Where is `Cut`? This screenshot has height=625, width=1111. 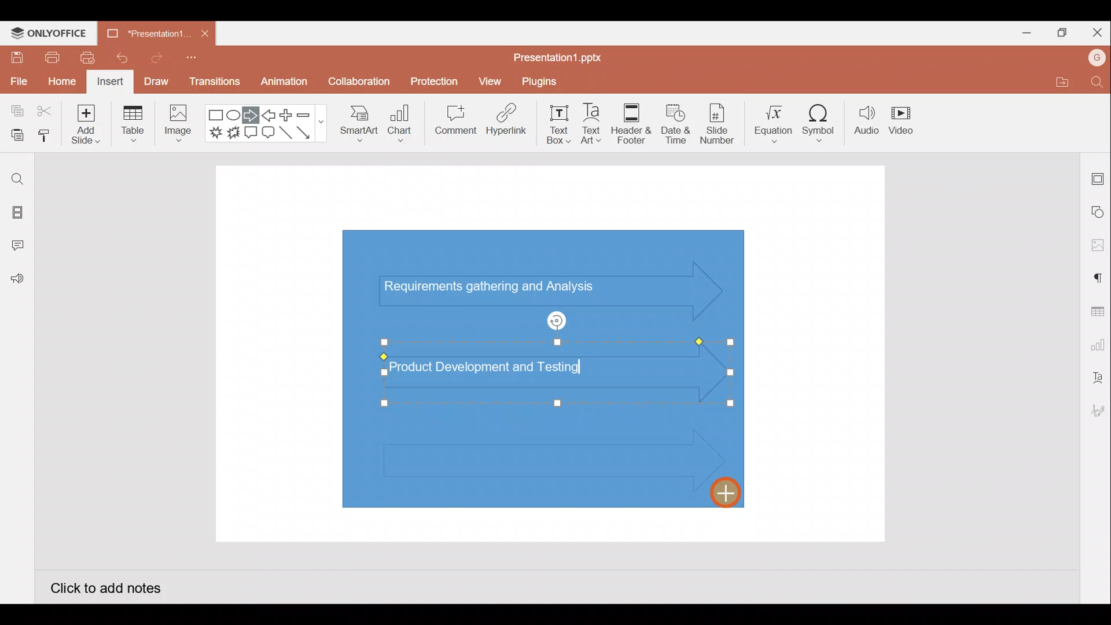
Cut is located at coordinates (45, 112).